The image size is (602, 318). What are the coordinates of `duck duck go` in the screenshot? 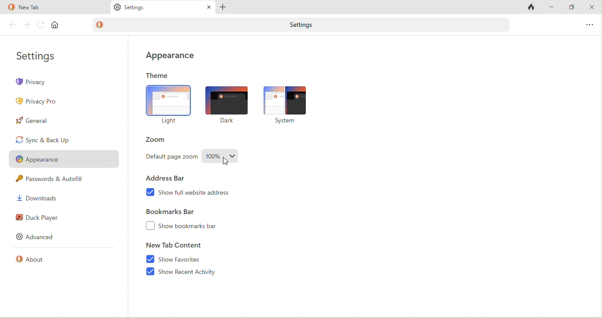 It's located at (11, 7).